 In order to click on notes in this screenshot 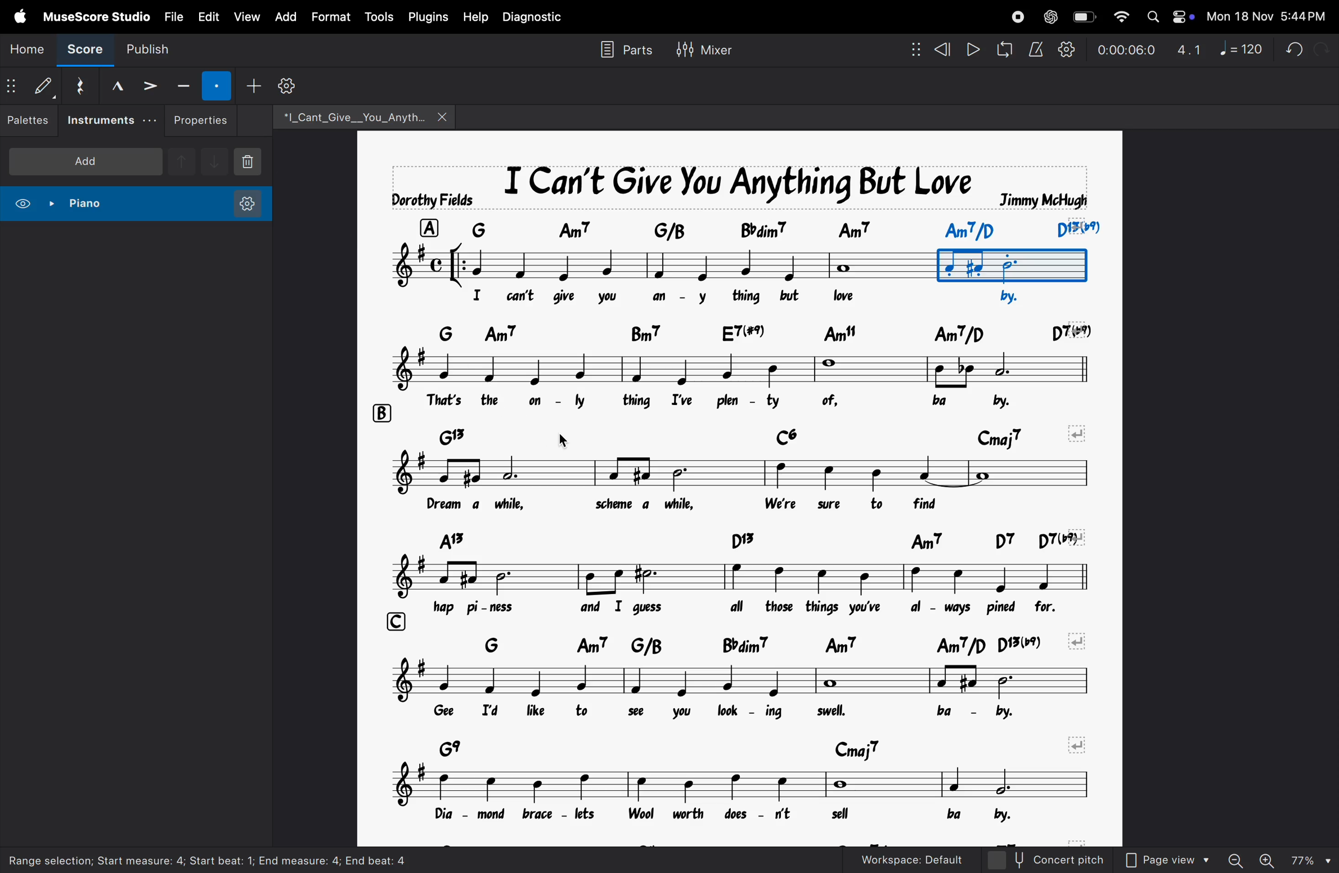, I will do `click(748, 576)`.